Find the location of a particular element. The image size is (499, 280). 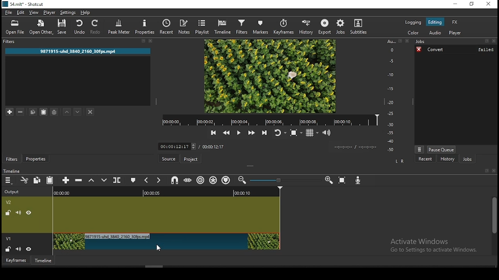

restore is located at coordinates (472, 4).